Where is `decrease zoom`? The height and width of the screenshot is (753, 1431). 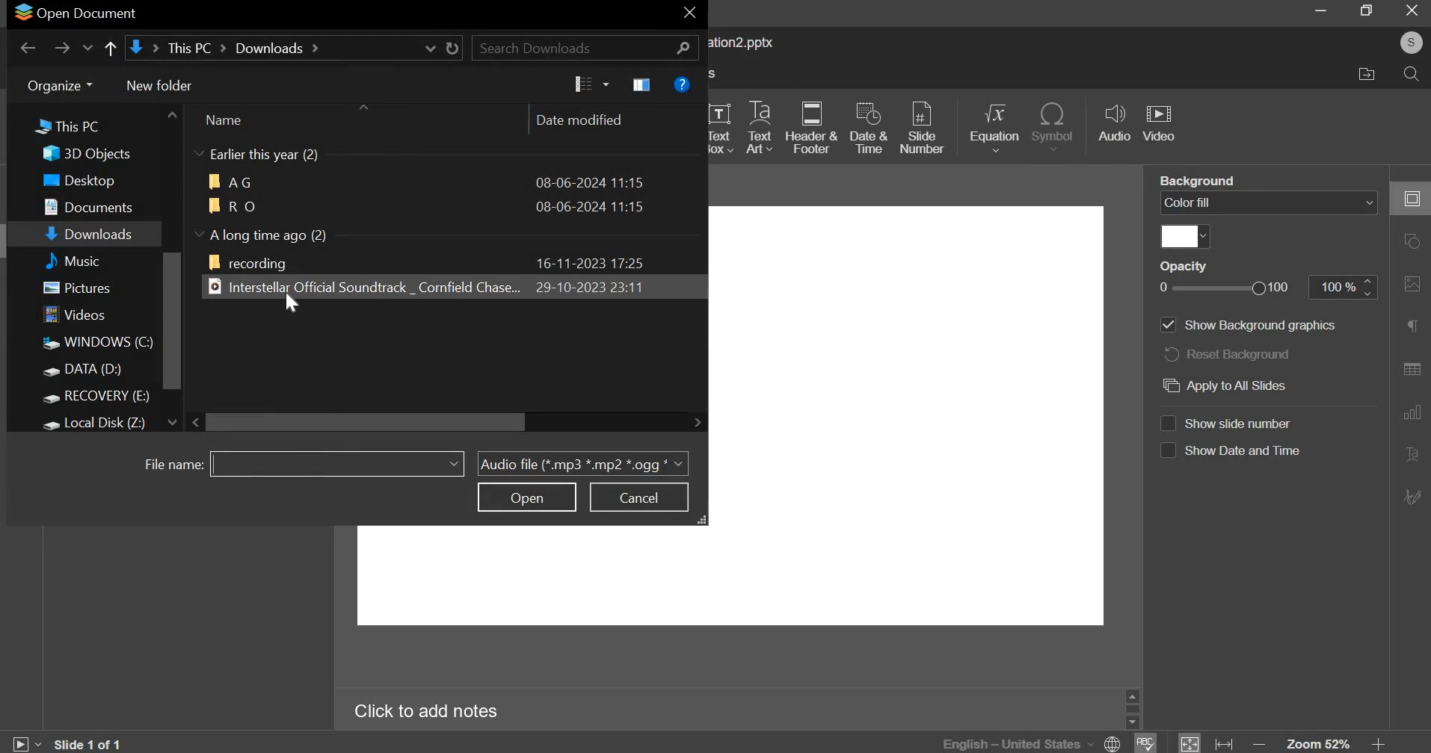
decrease zoom is located at coordinates (1258, 743).